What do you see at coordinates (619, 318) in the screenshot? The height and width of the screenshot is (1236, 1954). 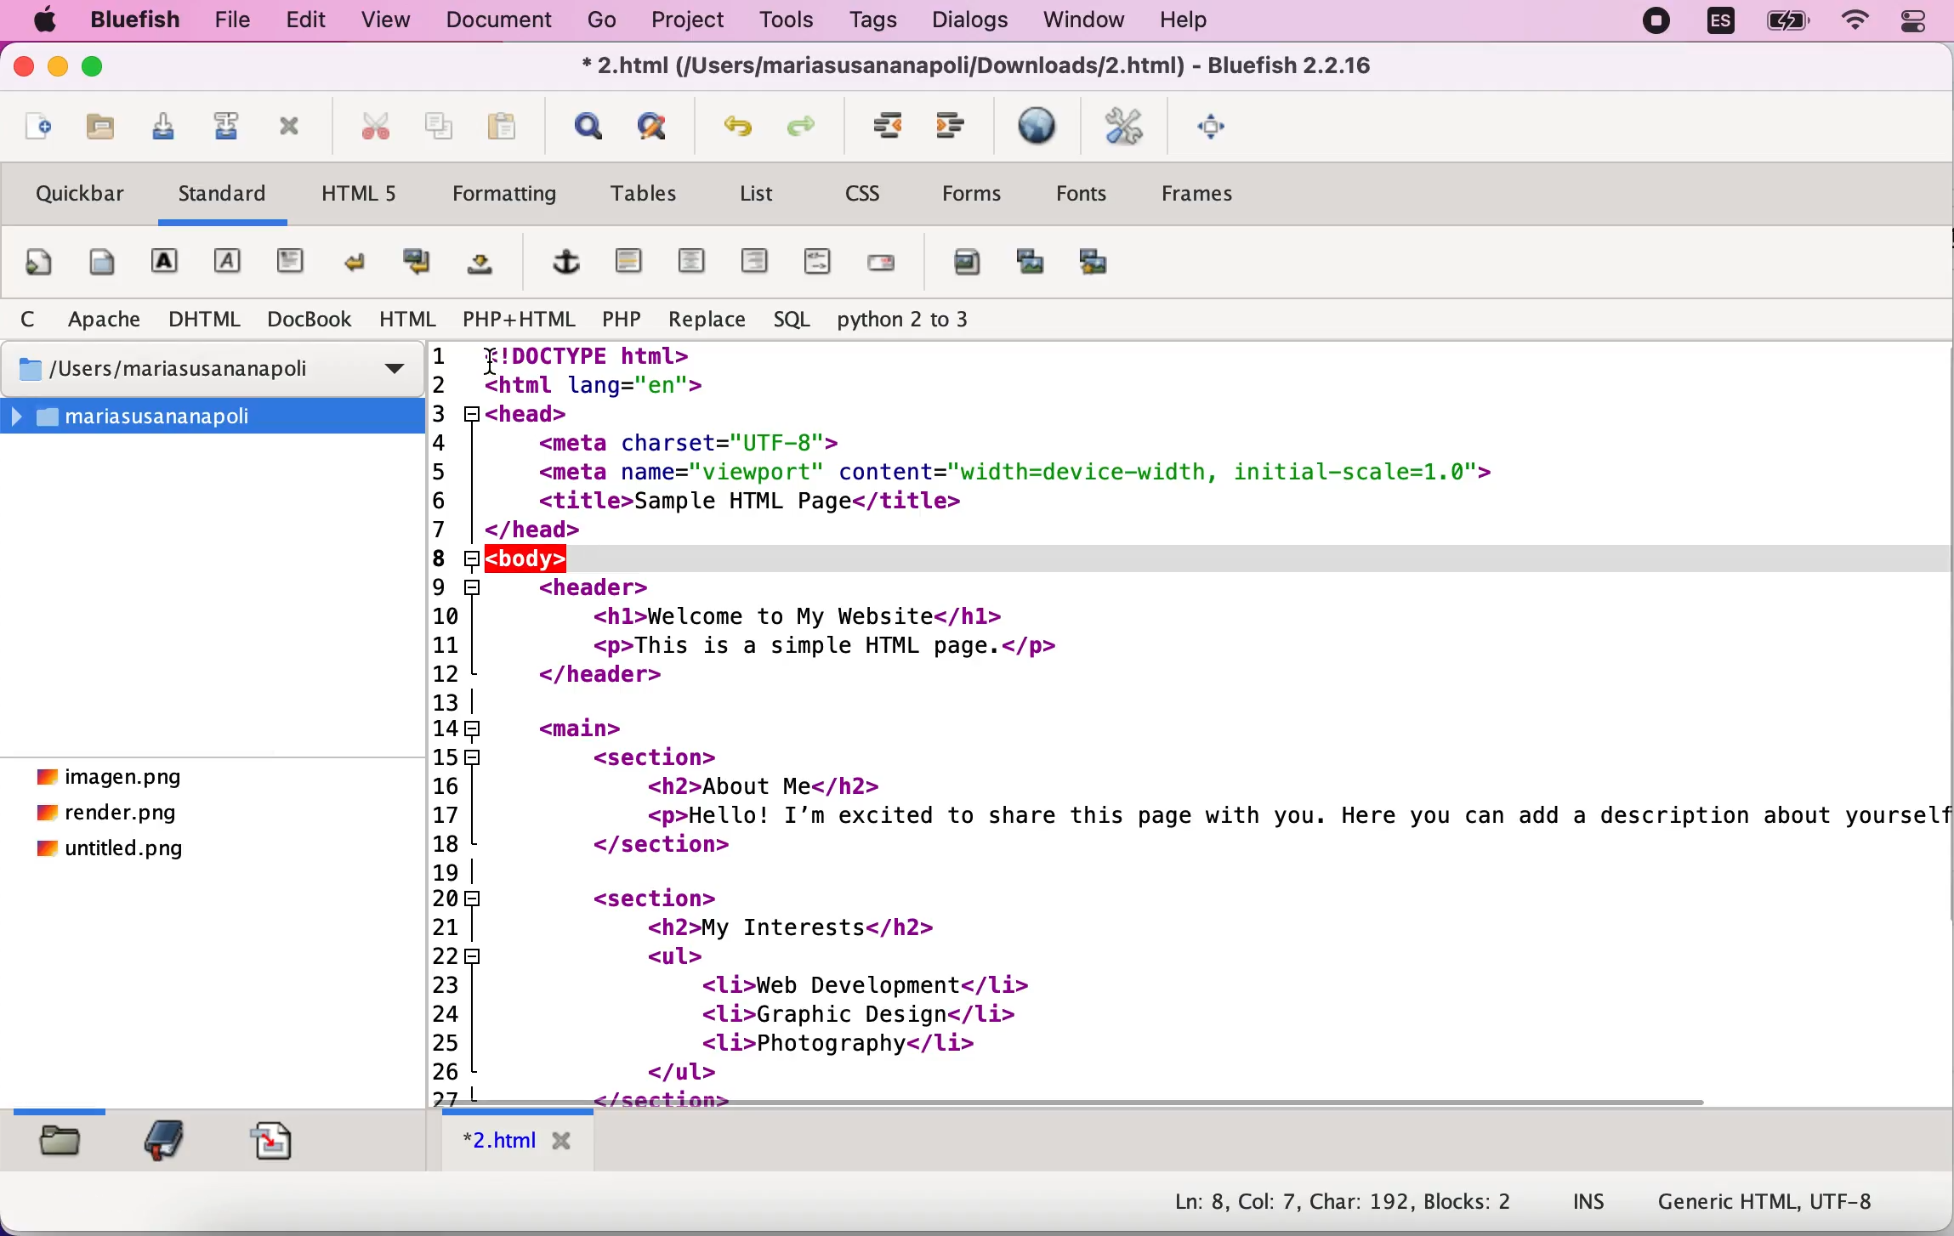 I see `php` at bounding box center [619, 318].